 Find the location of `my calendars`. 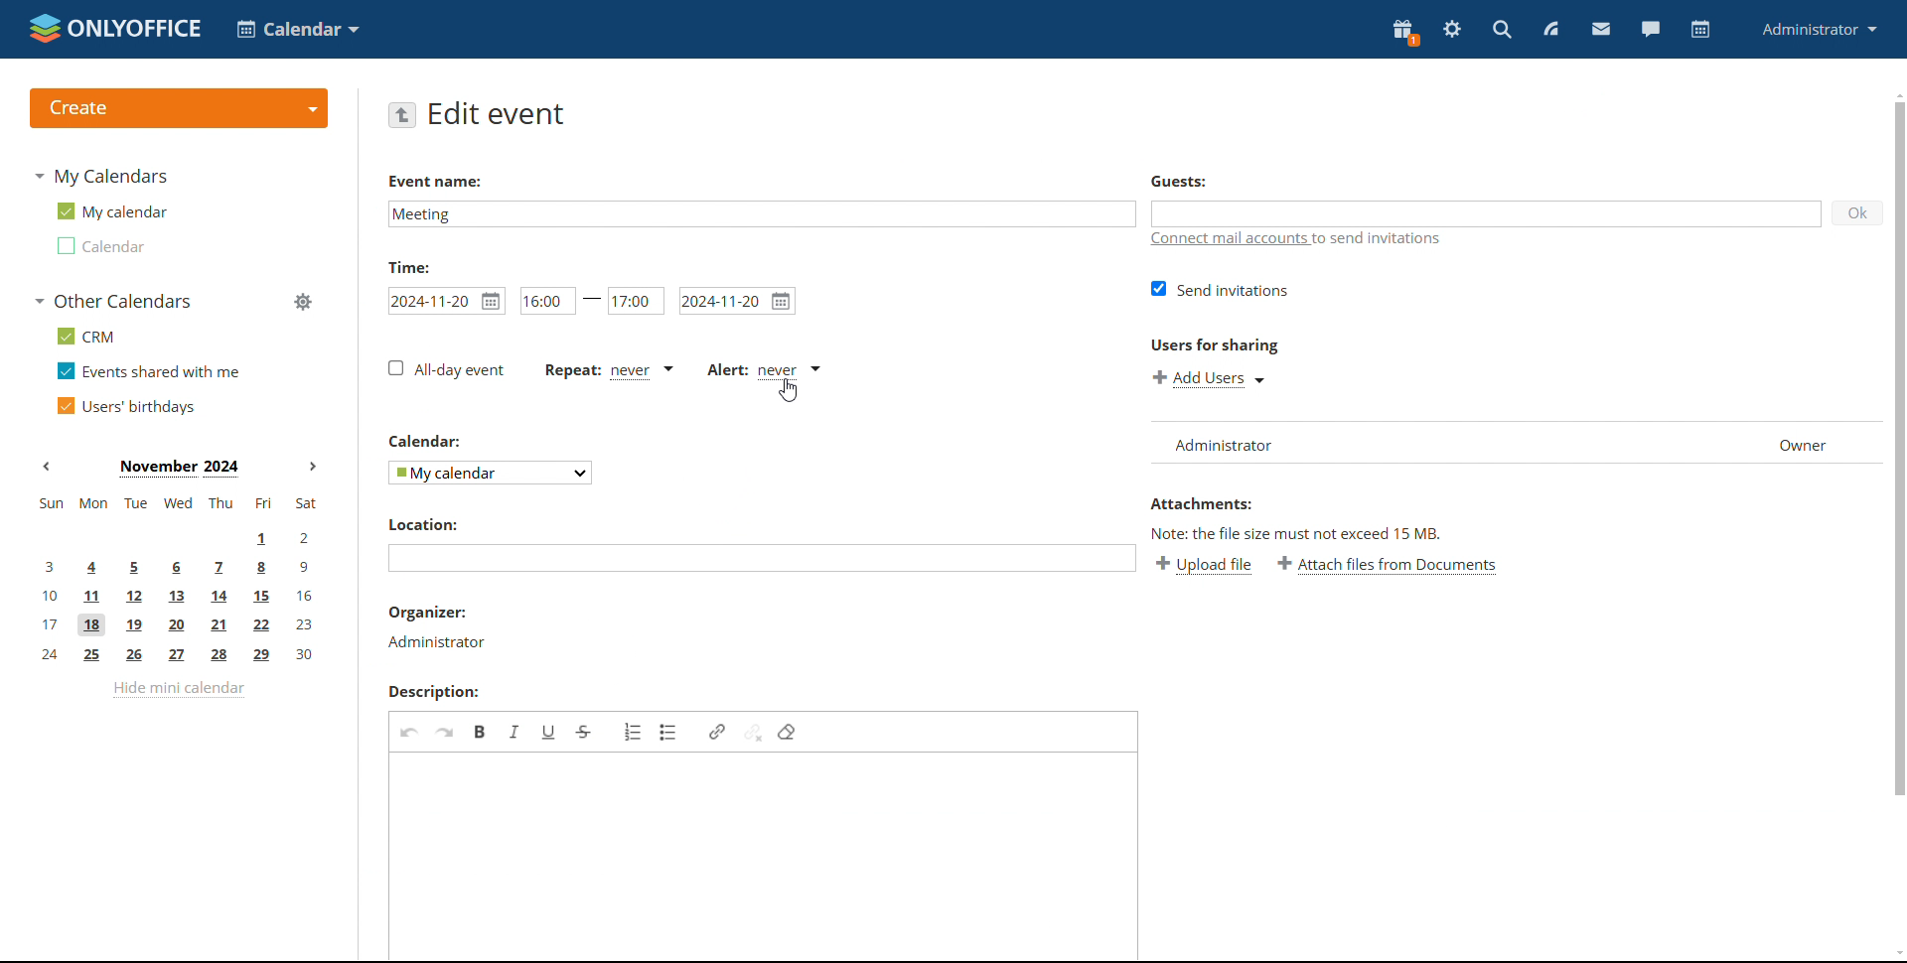

my calendars is located at coordinates (100, 176).